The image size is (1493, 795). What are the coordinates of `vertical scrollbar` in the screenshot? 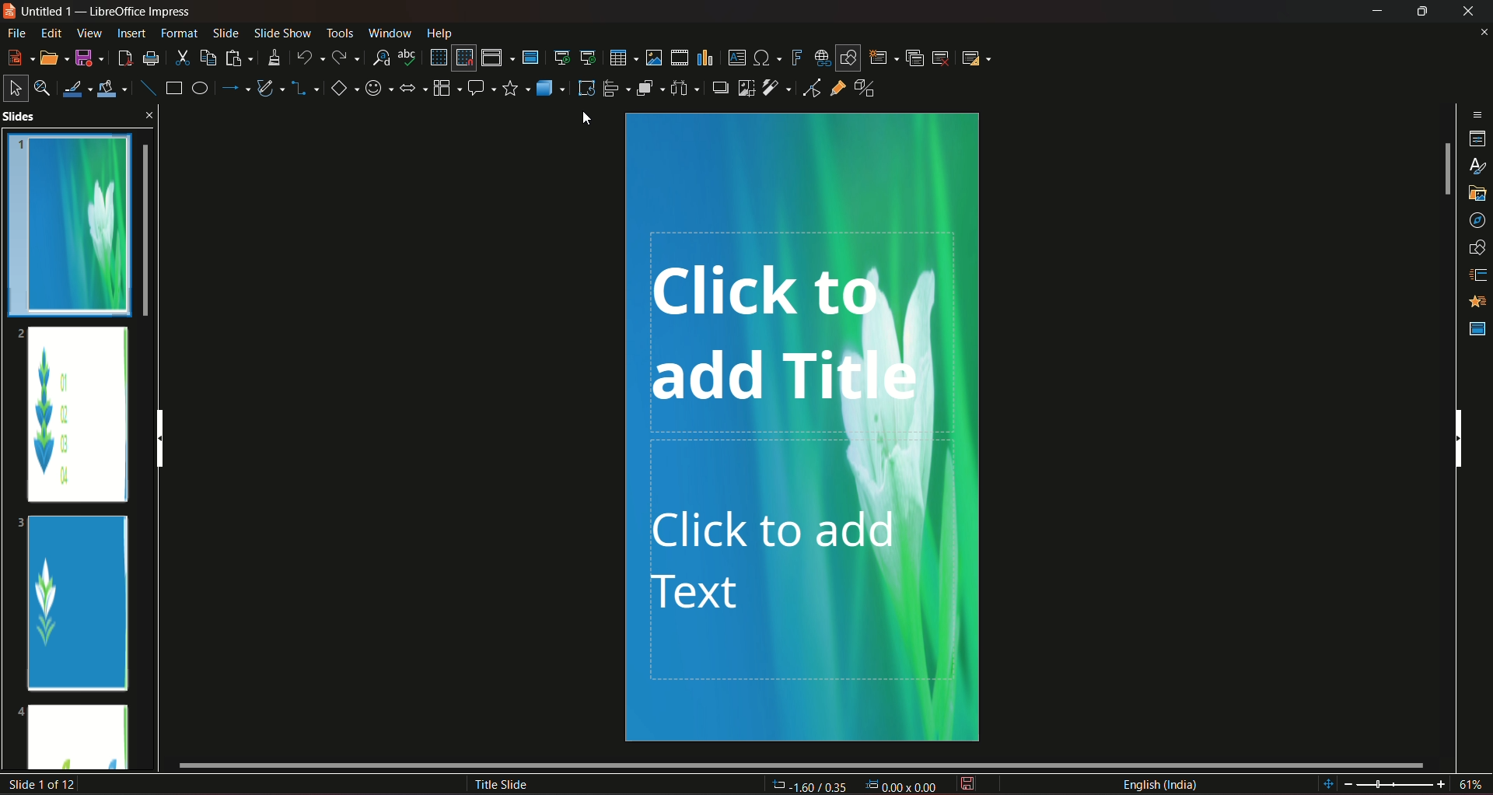 It's located at (1458, 436).